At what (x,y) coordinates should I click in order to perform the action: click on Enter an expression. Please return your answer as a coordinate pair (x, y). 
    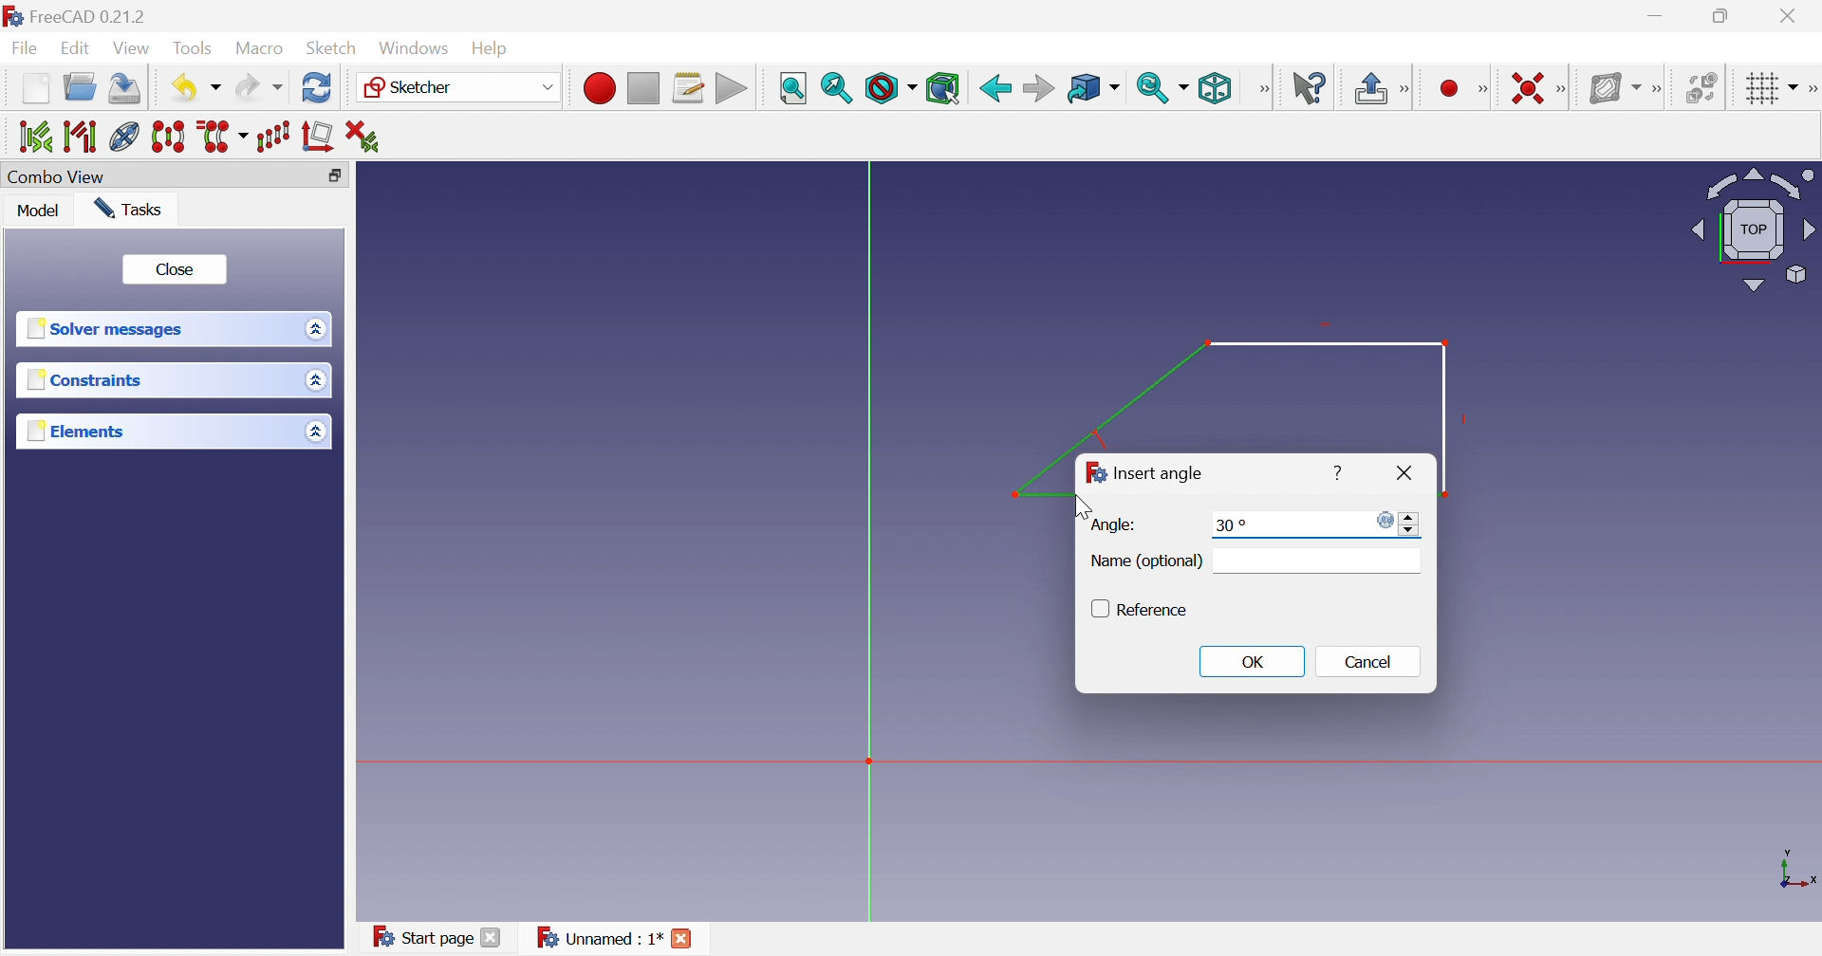
    Looking at the image, I should click on (1381, 520).